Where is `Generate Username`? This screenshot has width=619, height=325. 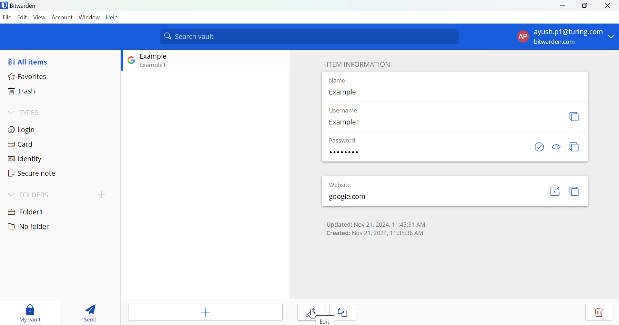
Generate Username is located at coordinates (574, 117).